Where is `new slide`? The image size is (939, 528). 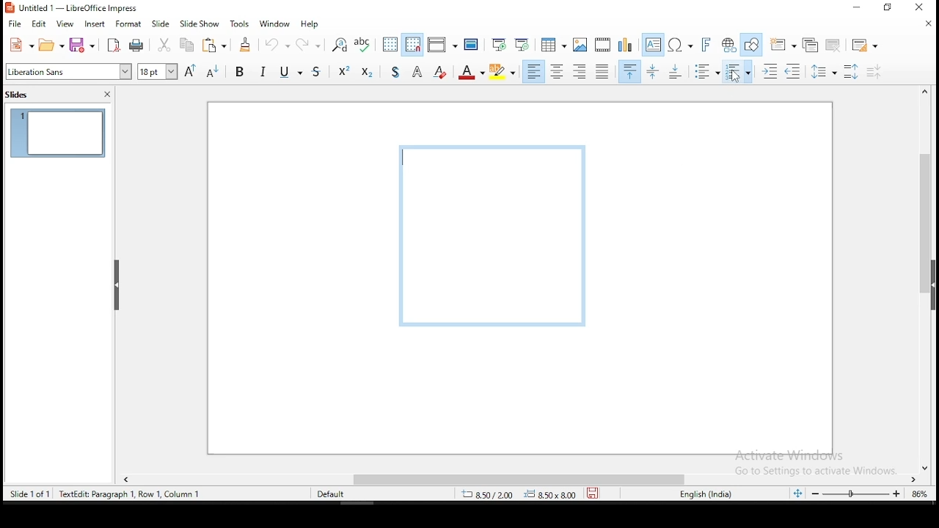 new slide is located at coordinates (782, 44).